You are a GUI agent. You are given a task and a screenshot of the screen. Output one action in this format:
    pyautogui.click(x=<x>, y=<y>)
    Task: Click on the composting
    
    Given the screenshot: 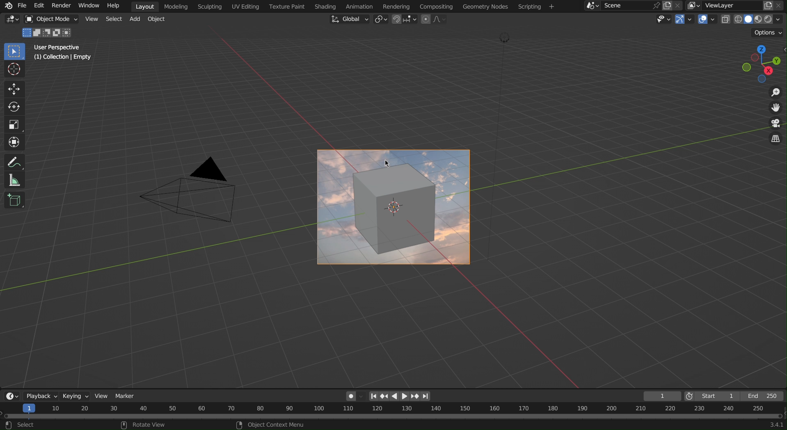 What is the action you would take?
    pyautogui.click(x=436, y=6)
    